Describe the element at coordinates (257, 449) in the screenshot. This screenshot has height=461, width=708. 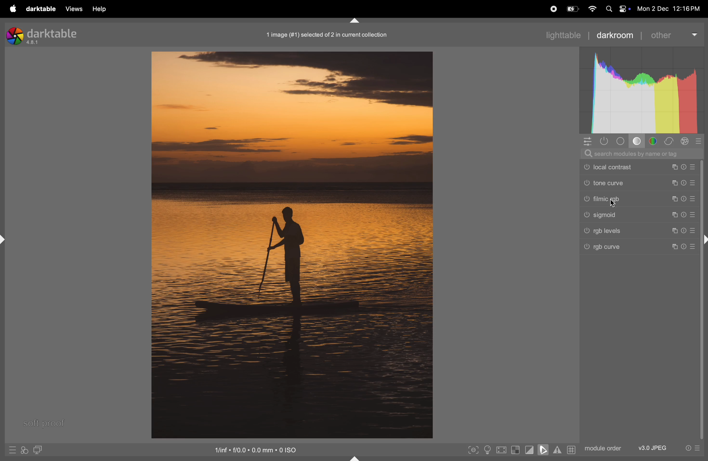
I see `iso` at that location.